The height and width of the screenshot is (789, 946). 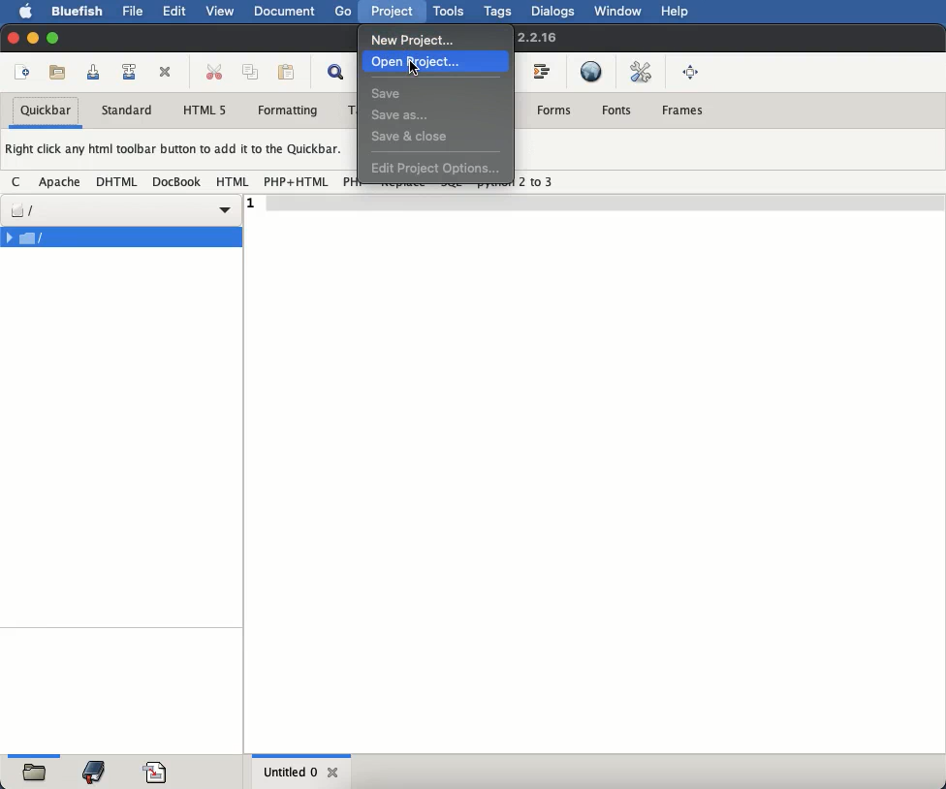 I want to click on view, so click(x=219, y=14).